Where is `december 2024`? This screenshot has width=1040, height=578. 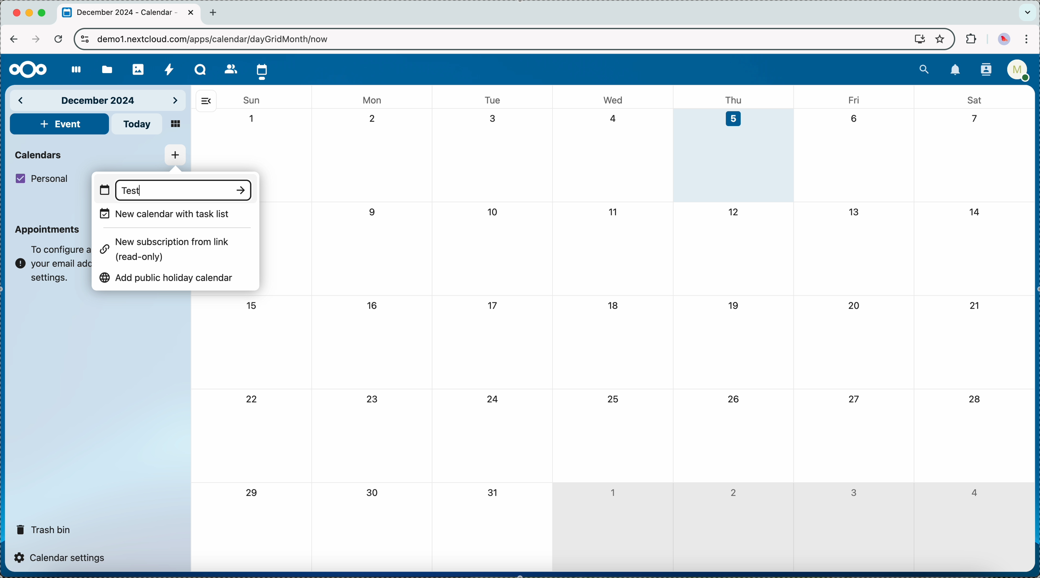 december 2024 is located at coordinates (99, 99).